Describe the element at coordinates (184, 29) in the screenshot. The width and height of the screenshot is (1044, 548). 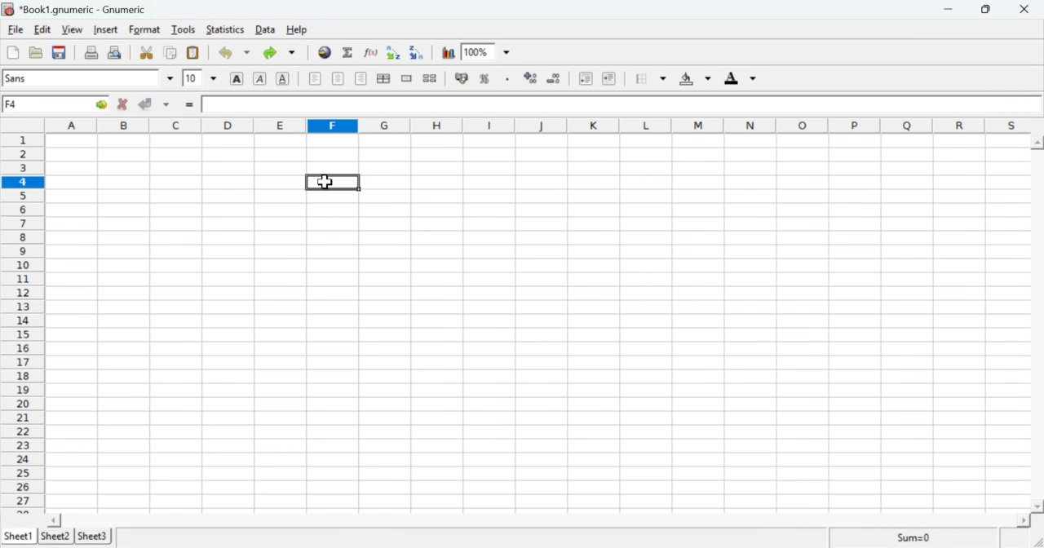
I see `Tools` at that location.